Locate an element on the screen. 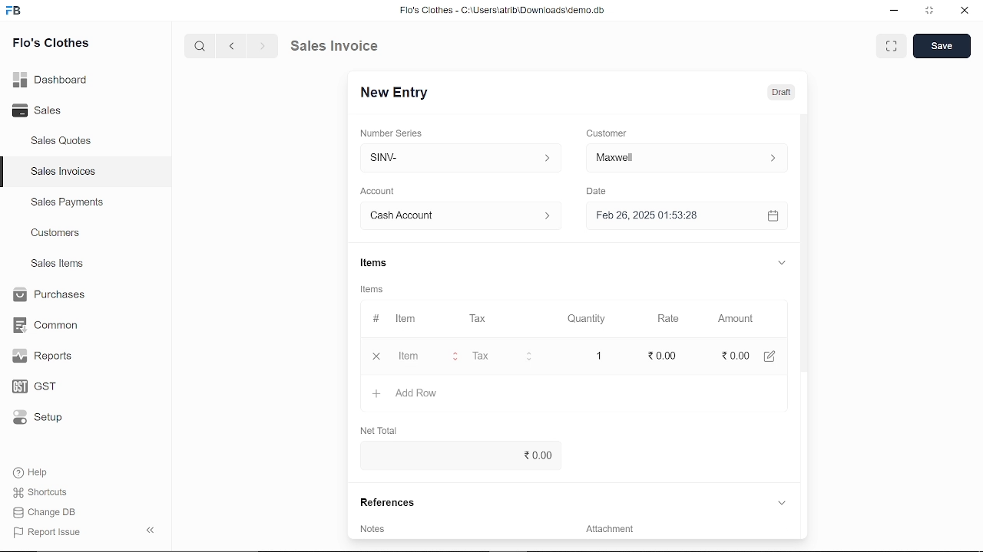  Item  is located at coordinates (426, 356).